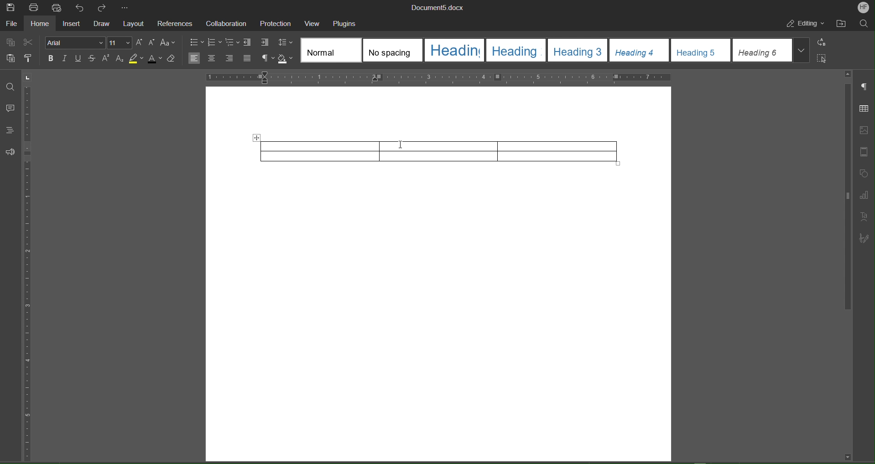 The height and width of the screenshot is (464, 875). I want to click on heading 3, so click(578, 50).